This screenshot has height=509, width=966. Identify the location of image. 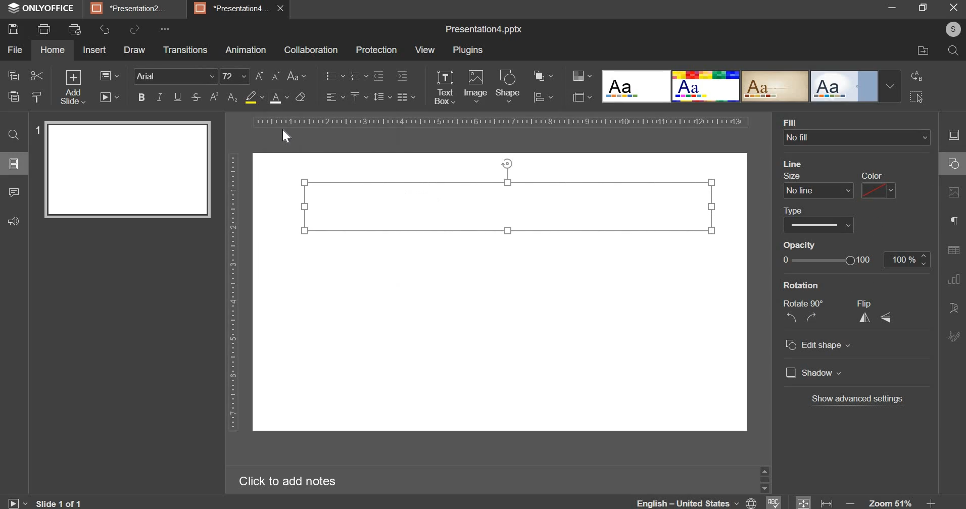
(475, 86).